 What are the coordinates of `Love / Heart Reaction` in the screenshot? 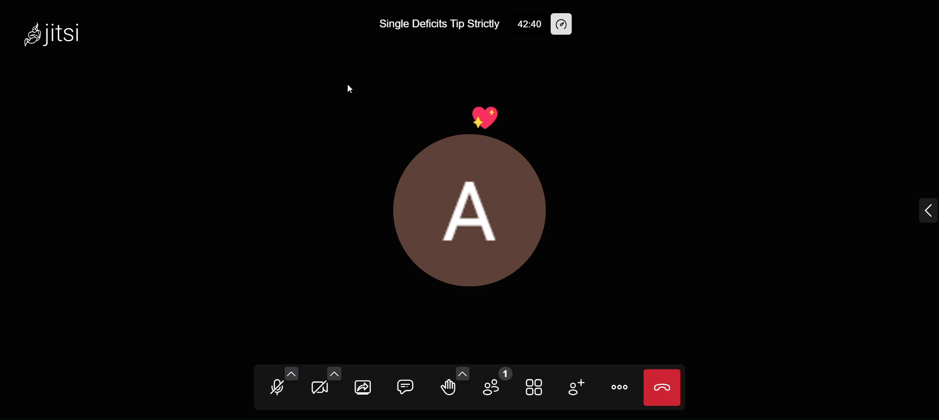 It's located at (490, 118).